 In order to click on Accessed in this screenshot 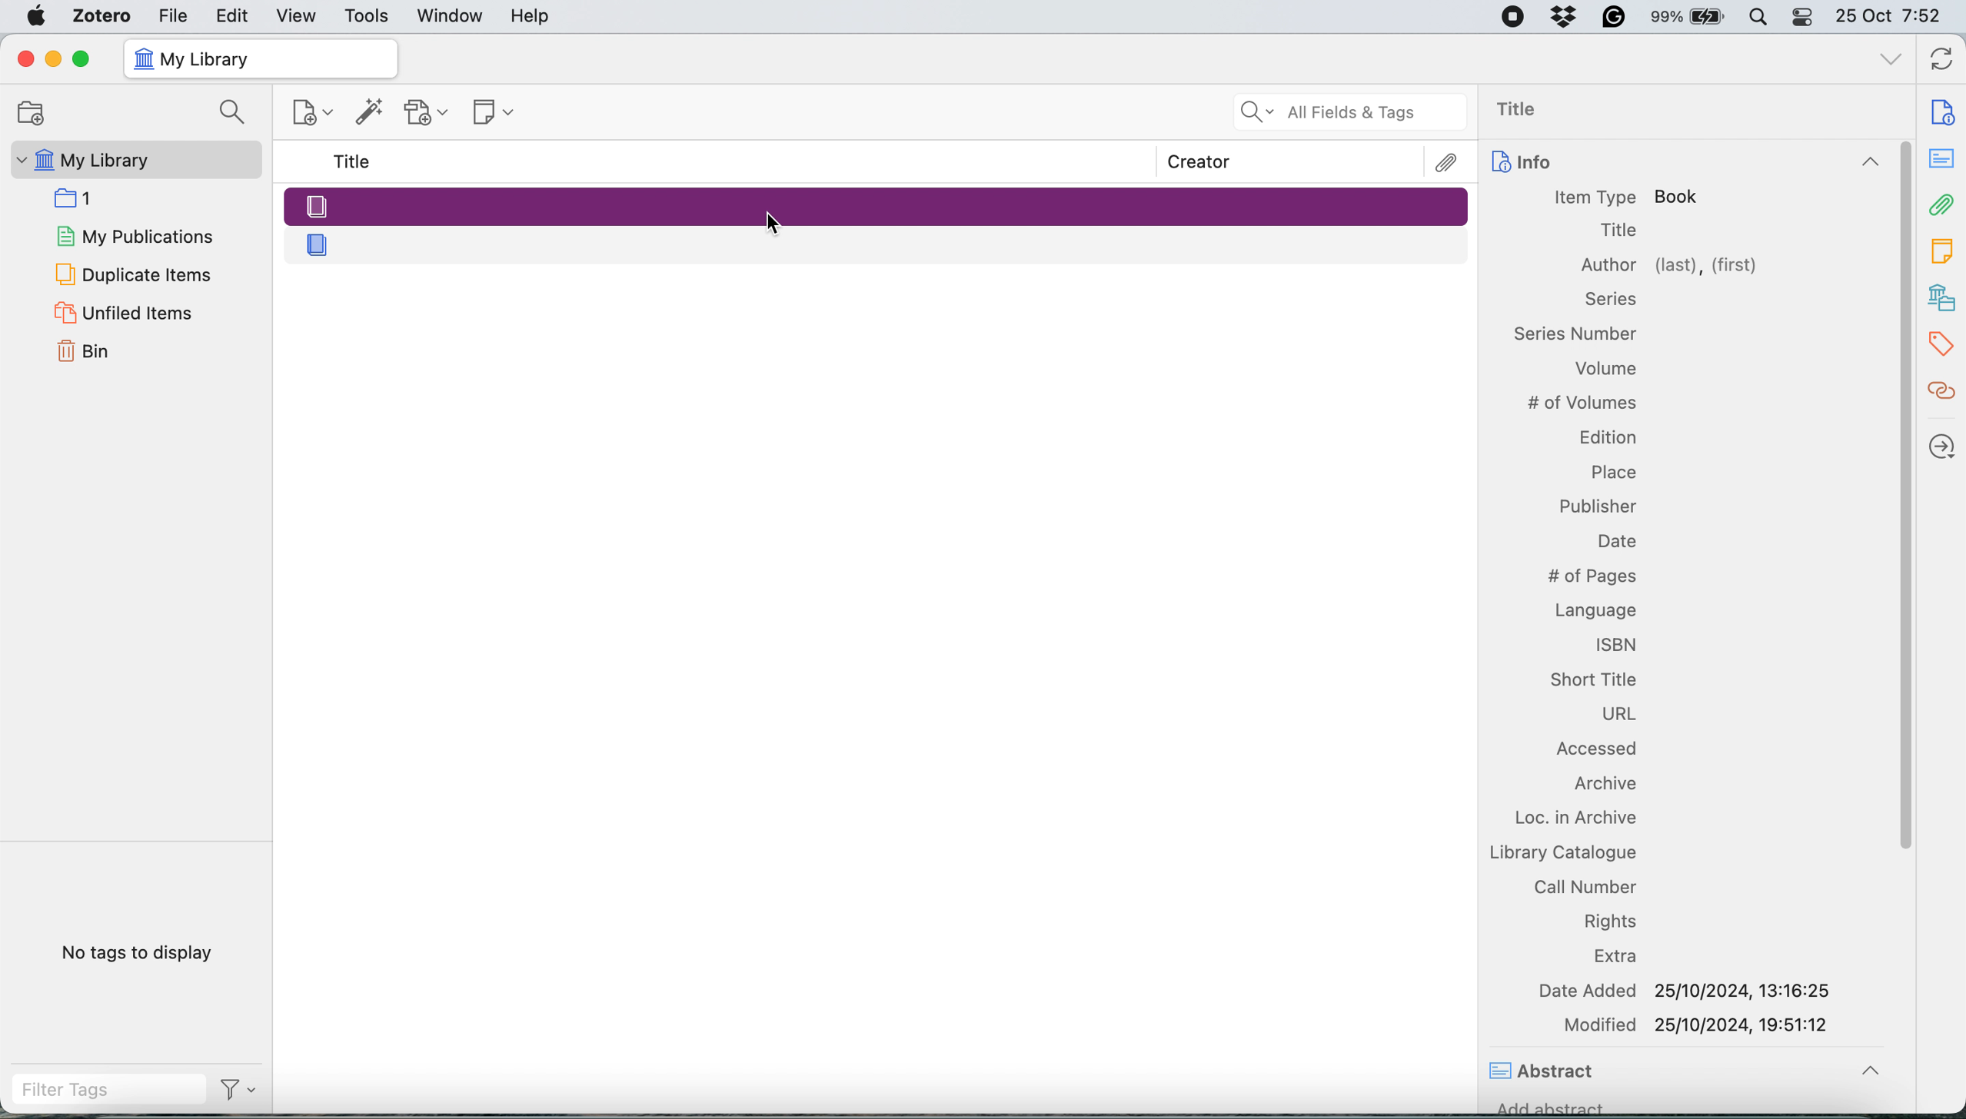, I will do `click(1600, 751)`.